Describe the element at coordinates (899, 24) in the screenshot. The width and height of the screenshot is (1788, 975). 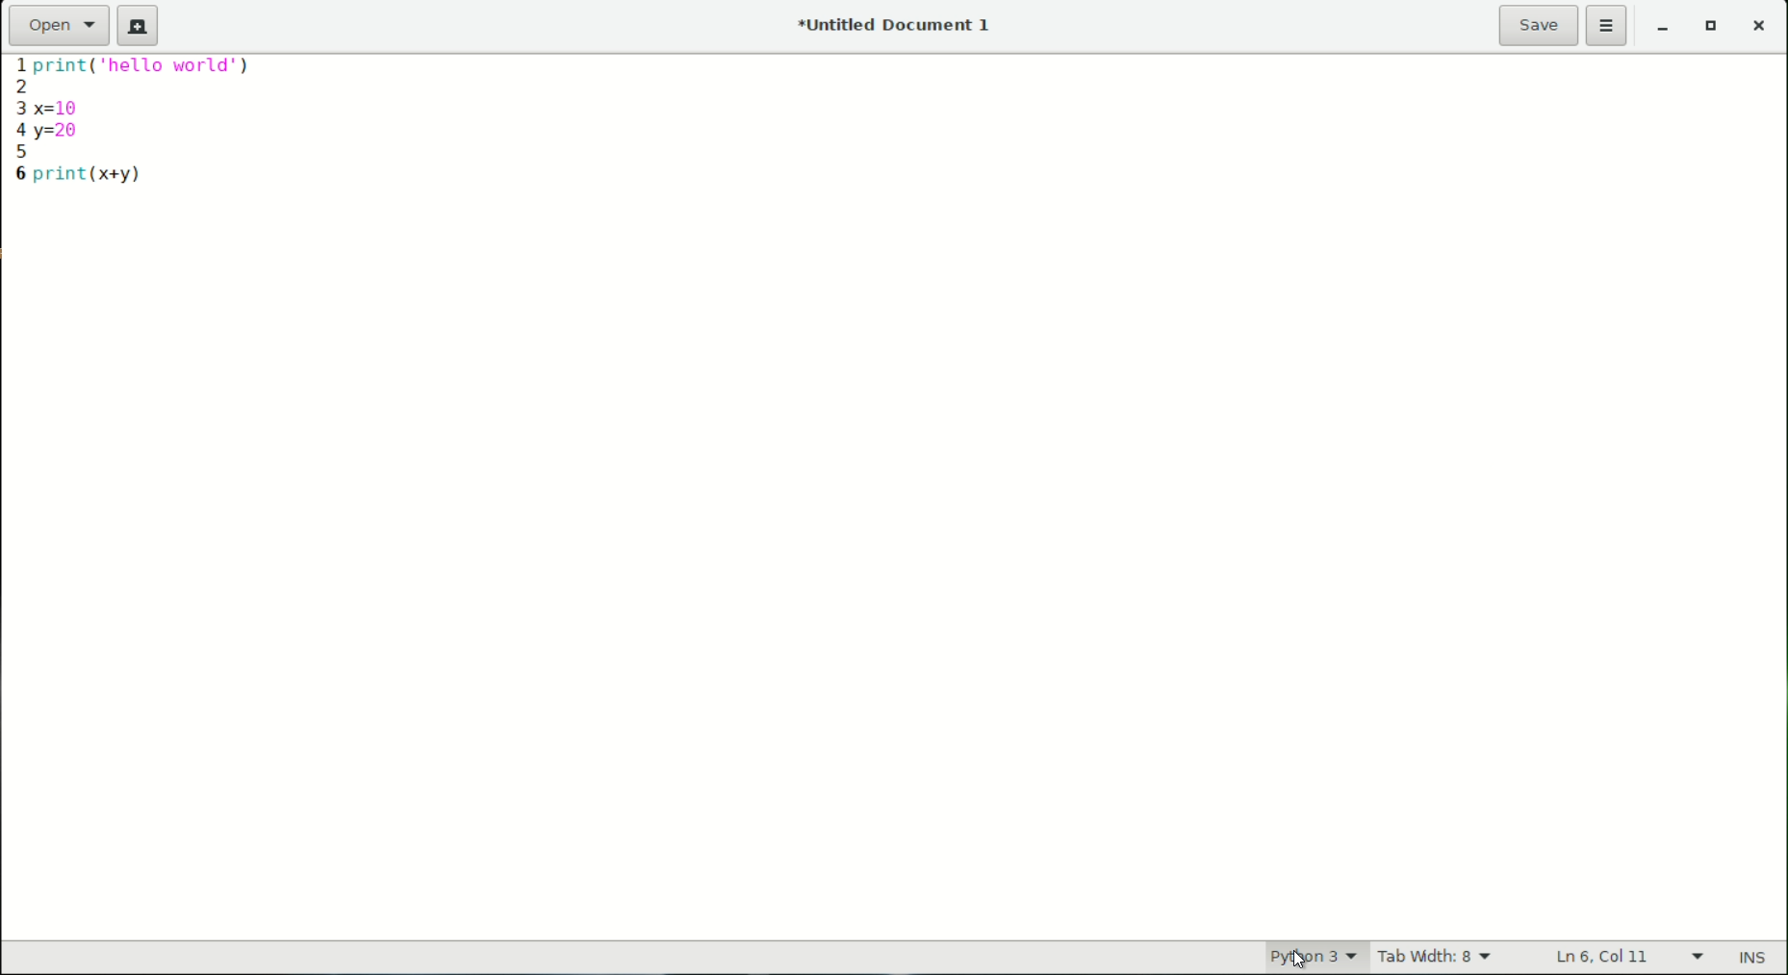
I see `file name` at that location.